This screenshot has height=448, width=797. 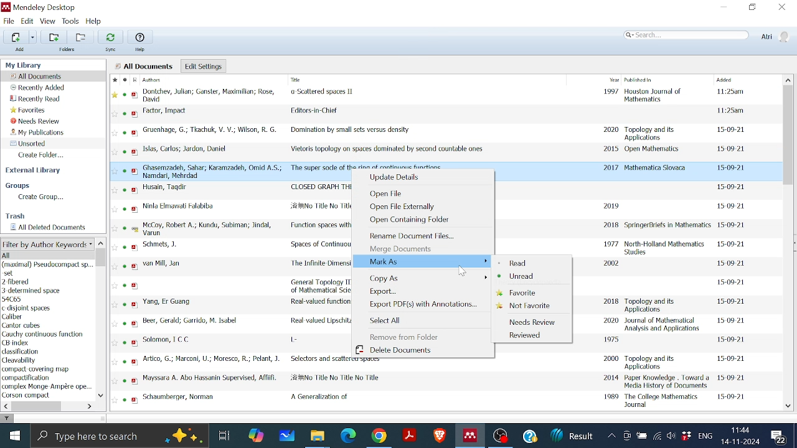 I want to click on Cauchy continuous function, so click(x=42, y=335).